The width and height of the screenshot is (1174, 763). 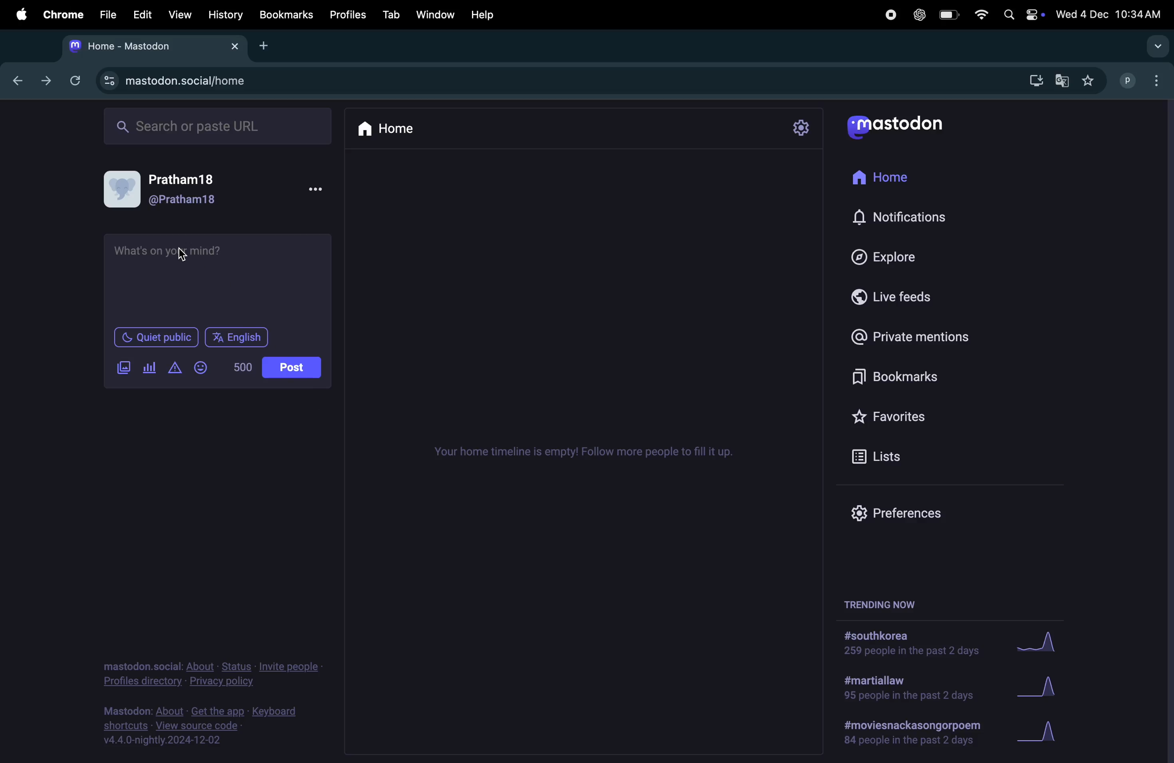 What do you see at coordinates (236, 337) in the screenshot?
I see `English` at bounding box center [236, 337].